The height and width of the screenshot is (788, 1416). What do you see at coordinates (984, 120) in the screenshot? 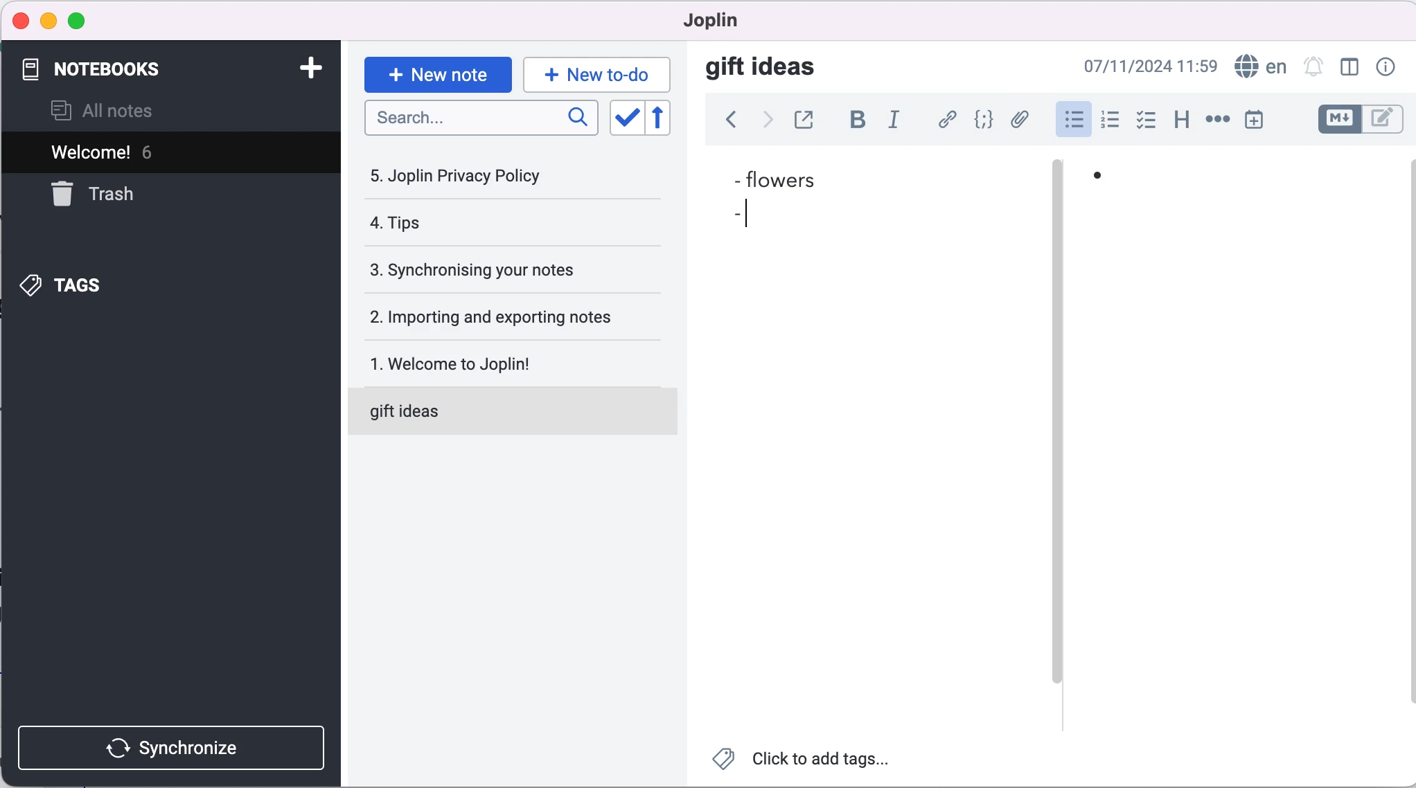
I see `code` at bounding box center [984, 120].